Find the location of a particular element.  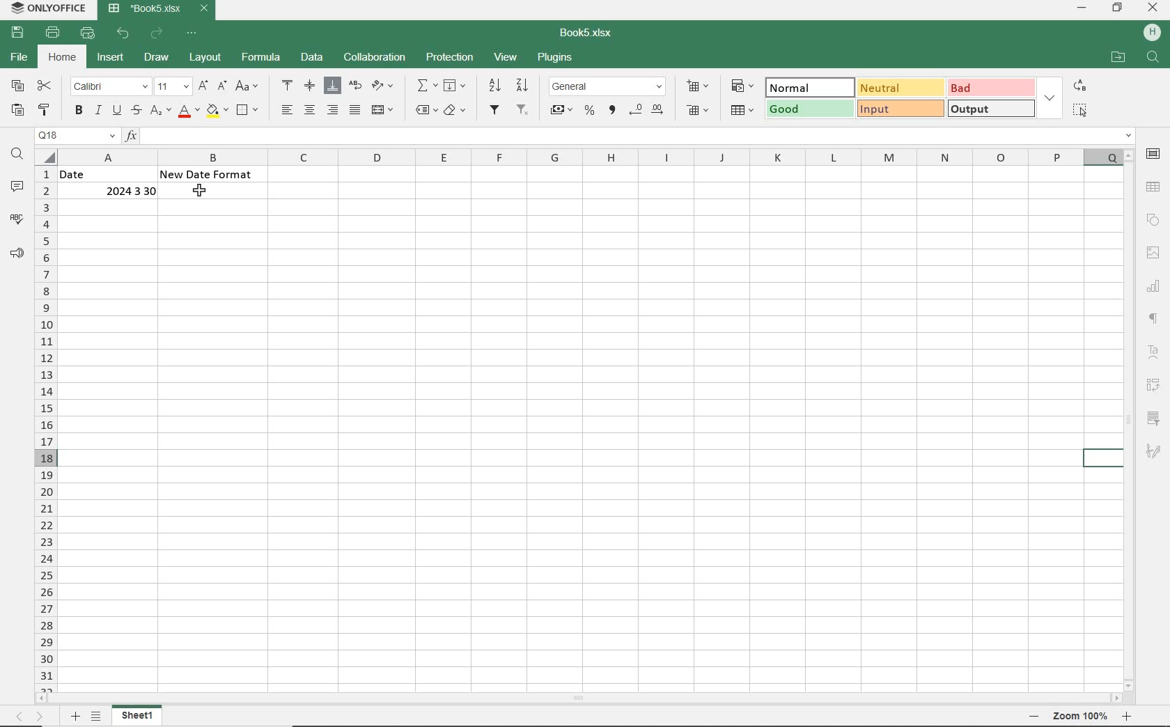

CHART is located at coordinates (1155, 284).